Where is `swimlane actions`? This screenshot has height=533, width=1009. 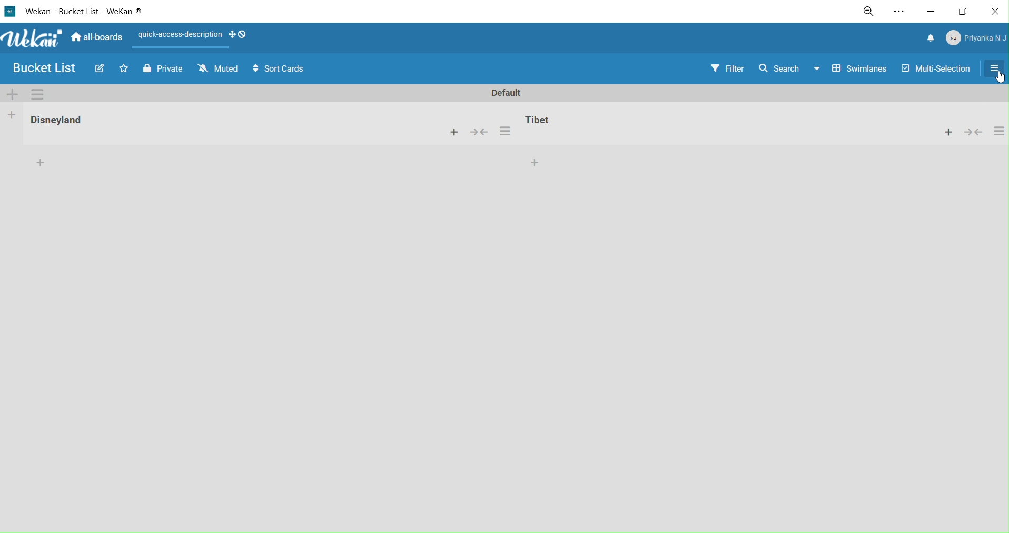
swimlane actions is located at coordinates (39, 95).